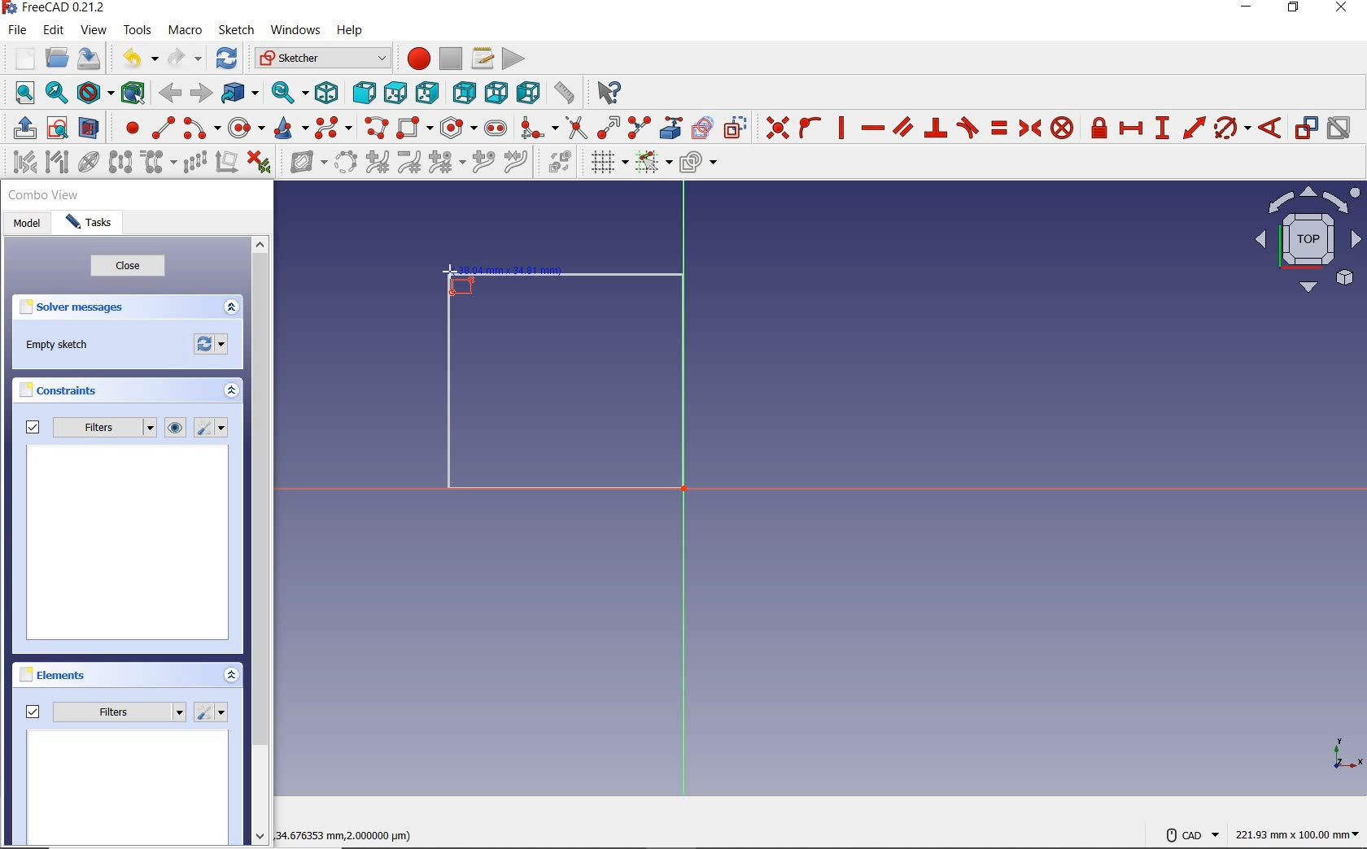 The width and height of the screenshot is (1367, 849). I want to click on fit all, so click(20, 92).